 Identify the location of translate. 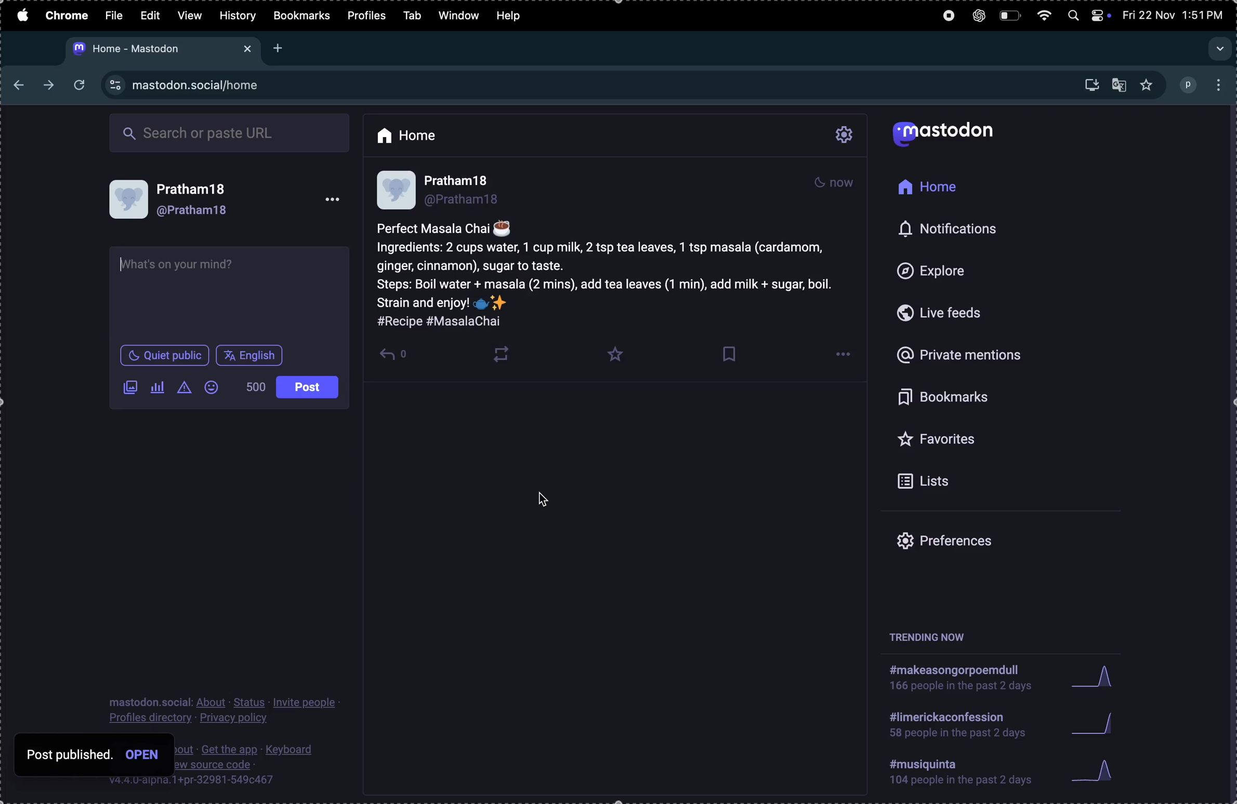
(1118, 85).